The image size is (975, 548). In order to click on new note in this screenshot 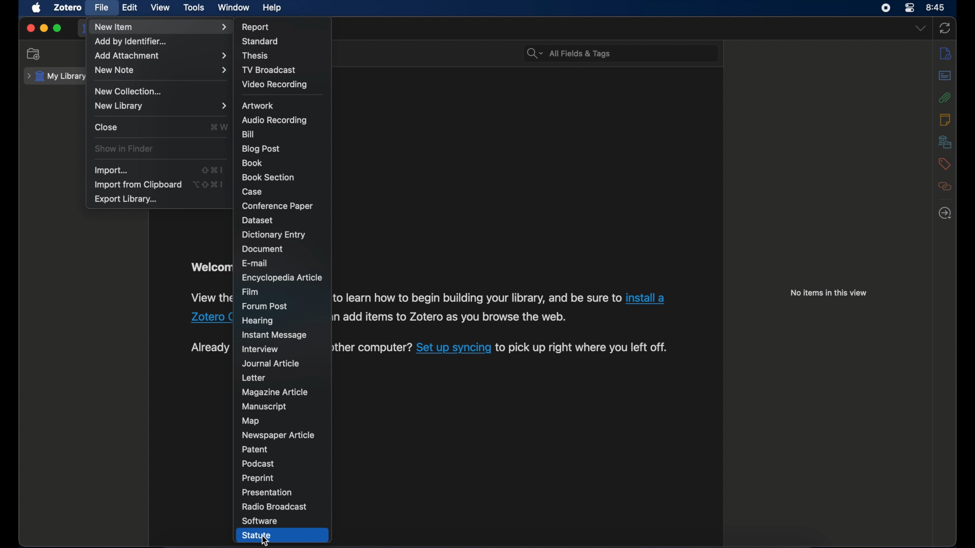, I will do `click(161, 70)`.